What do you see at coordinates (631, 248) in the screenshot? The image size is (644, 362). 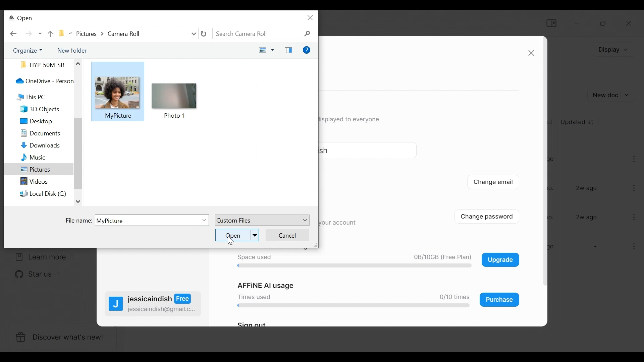 I see `more options` at bounding box center [631, 248].